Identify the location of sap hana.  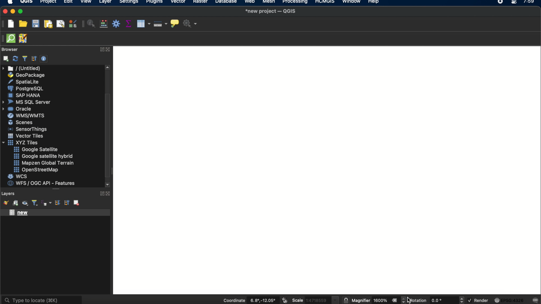
(25, 95).